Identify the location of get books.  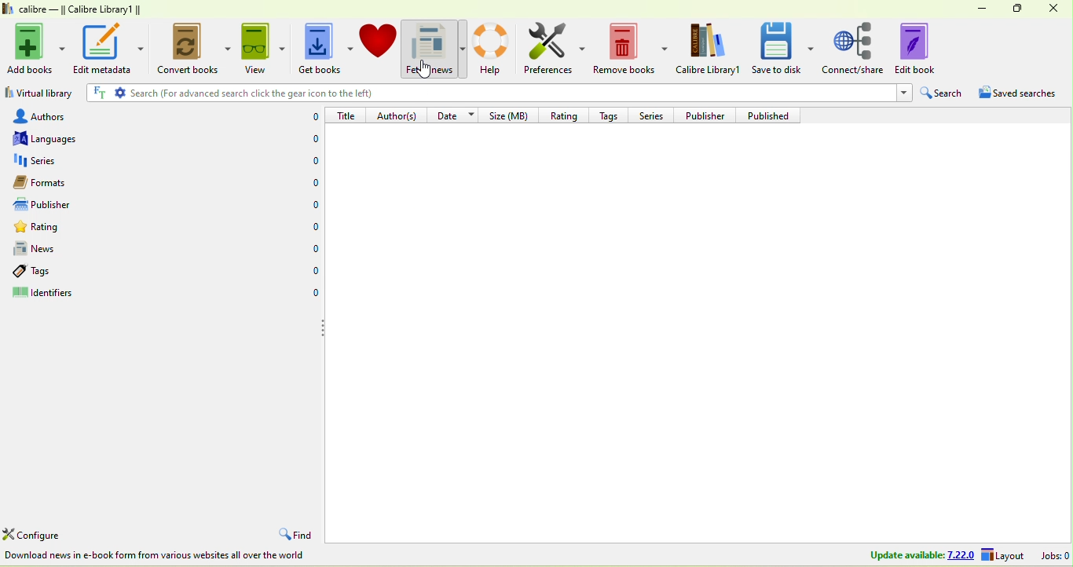
(318, 49).